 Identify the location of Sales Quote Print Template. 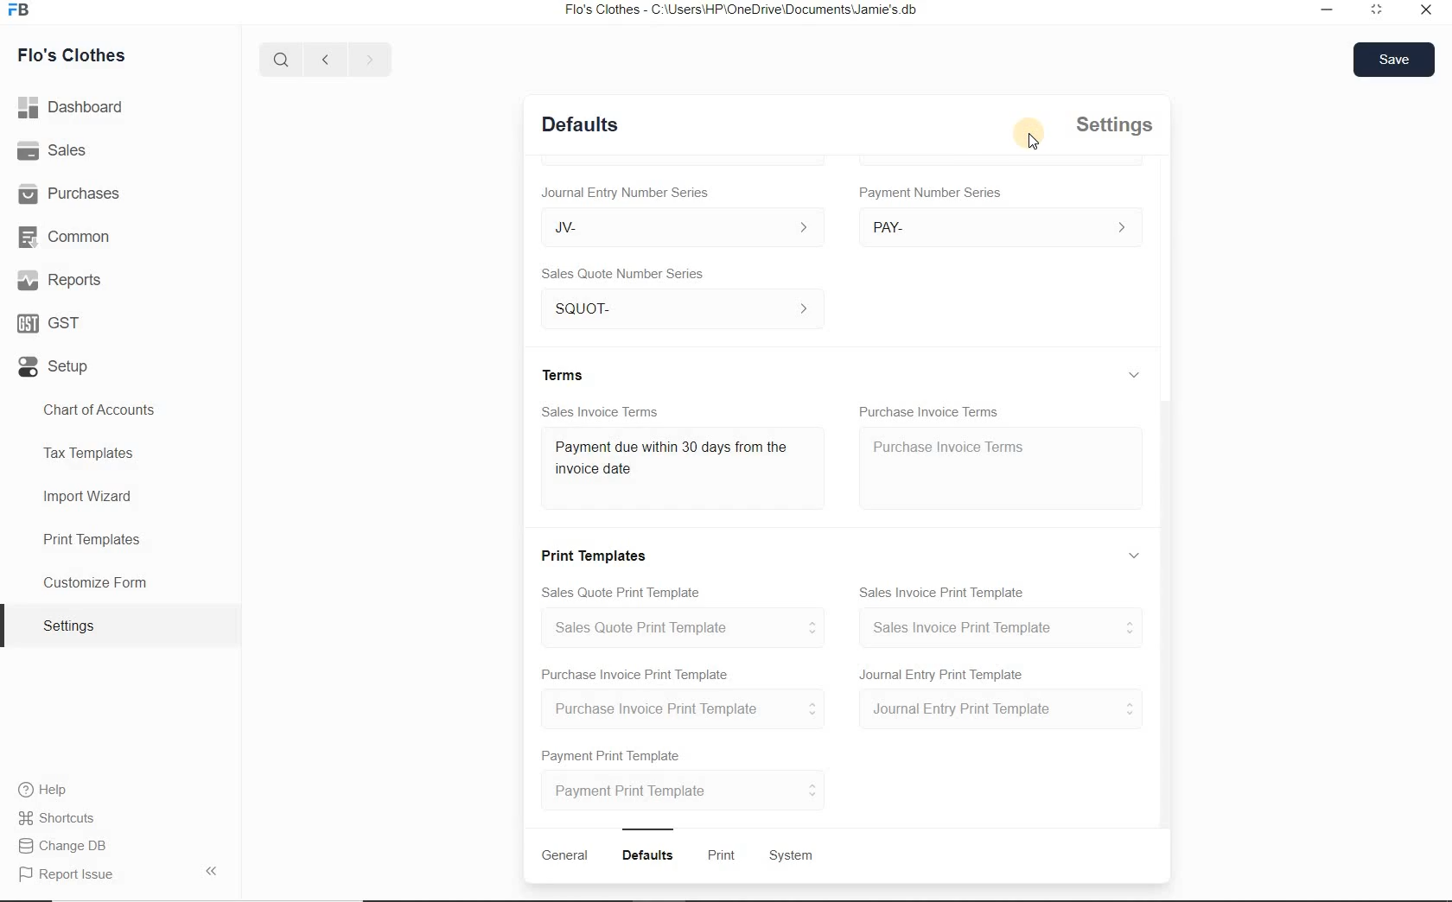
(619, 593).